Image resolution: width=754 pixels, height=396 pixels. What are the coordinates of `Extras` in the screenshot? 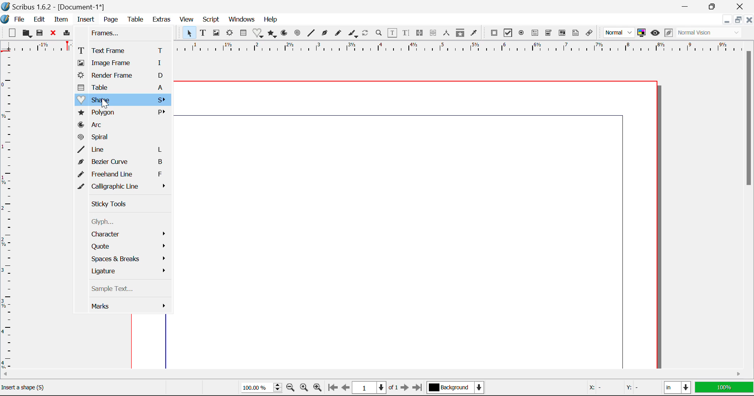 It's located at (163, 20).